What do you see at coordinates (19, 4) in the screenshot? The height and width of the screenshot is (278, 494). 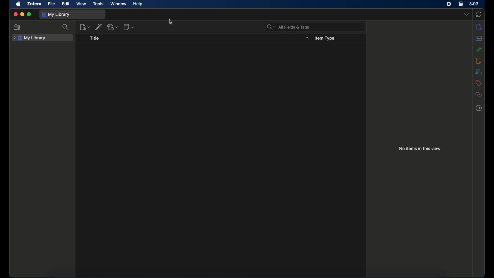 I see `apple icon` at bounding box center [19, 4].